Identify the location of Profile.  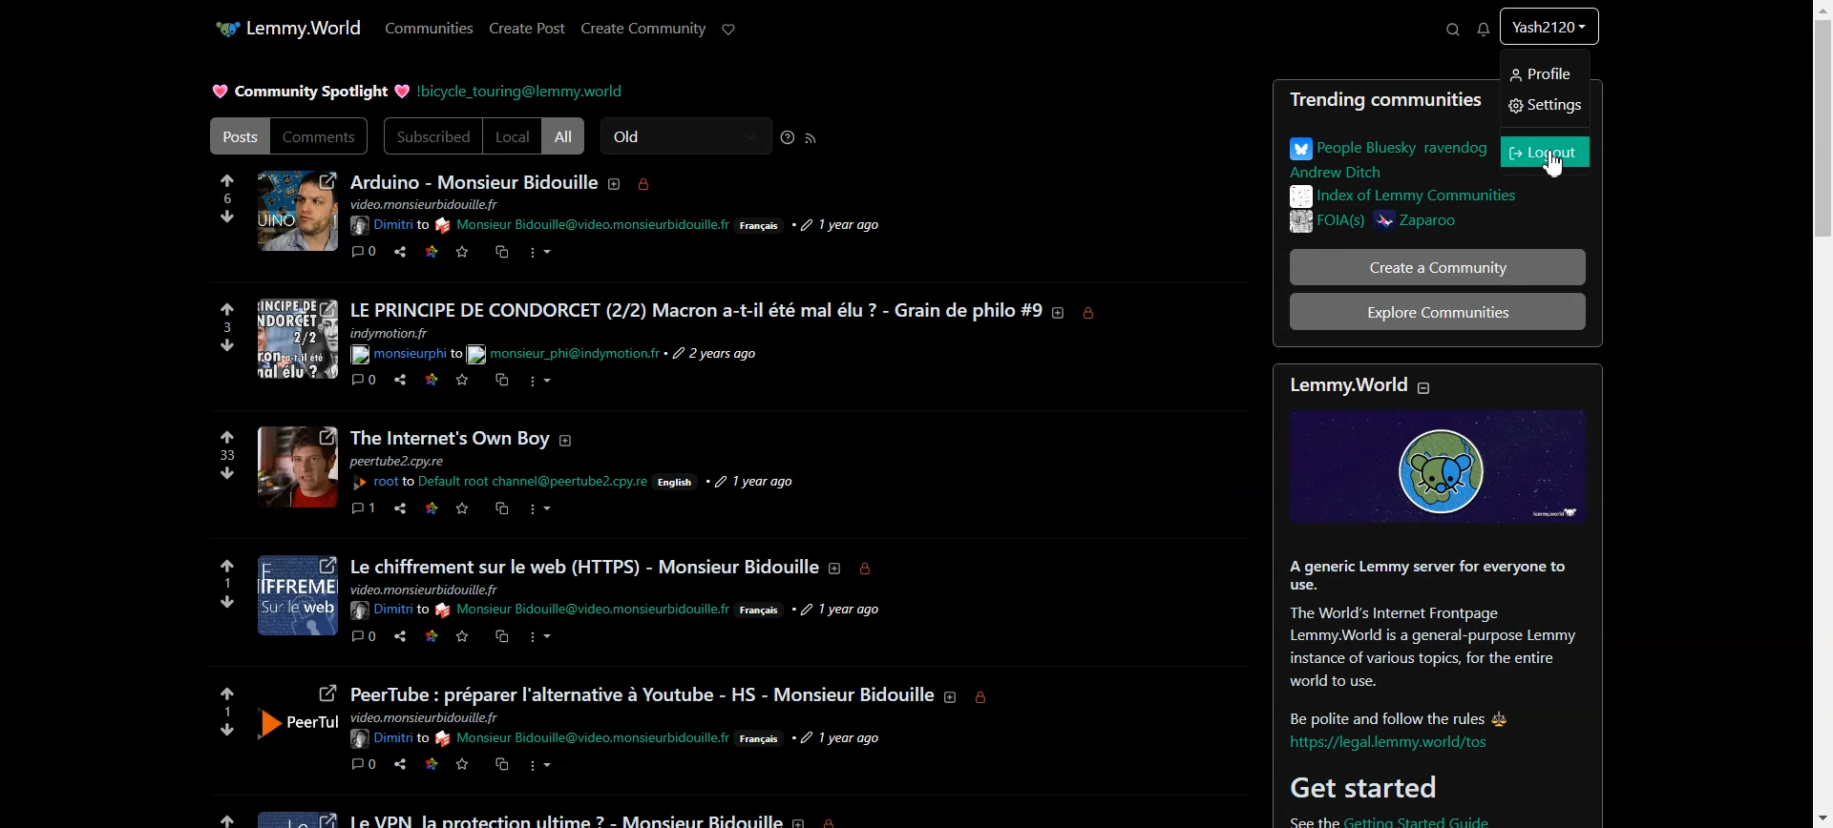
(1544, 74).